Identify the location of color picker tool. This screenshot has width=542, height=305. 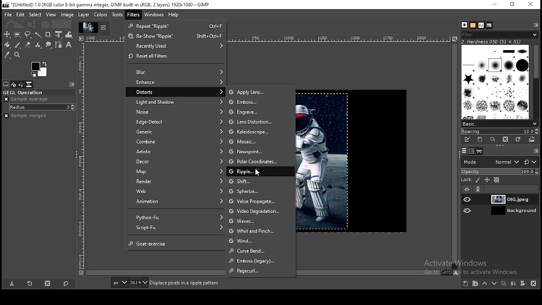
(8, 55).